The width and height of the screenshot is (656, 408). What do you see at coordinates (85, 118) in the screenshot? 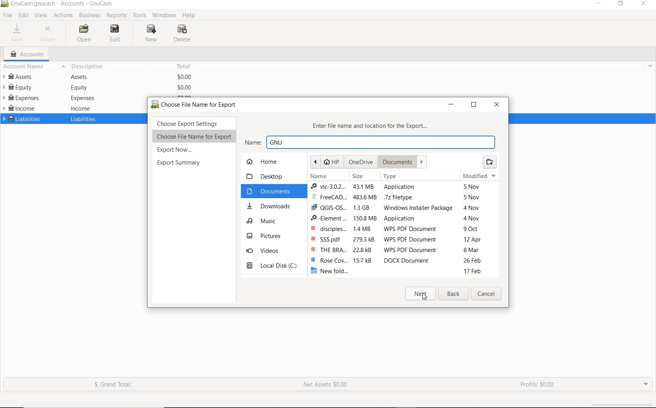
I see `liabilities` at bounding box center [85, 118].